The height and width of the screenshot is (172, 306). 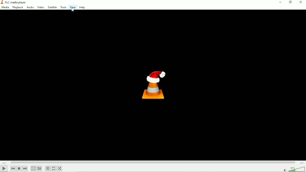 What do you see at coordinates (52, 7) in the screenshot?
I see `Subtitle` at bounding box center [52, 7].